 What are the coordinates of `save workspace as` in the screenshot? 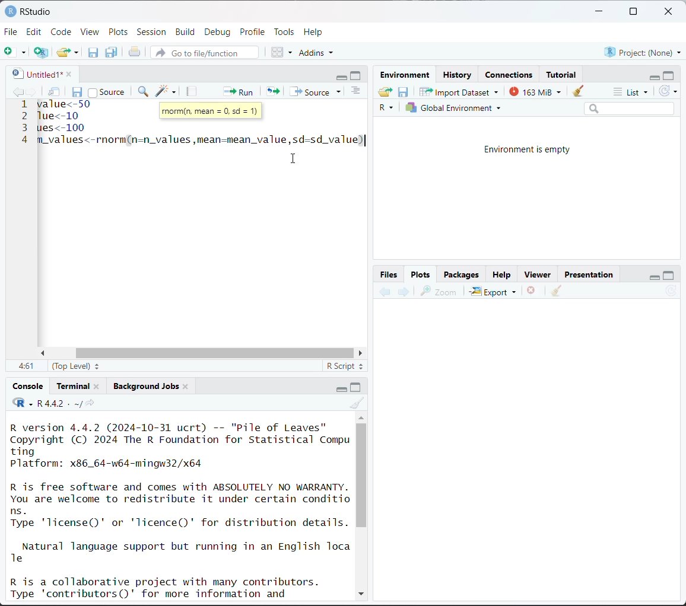 It's located at (404, 93).